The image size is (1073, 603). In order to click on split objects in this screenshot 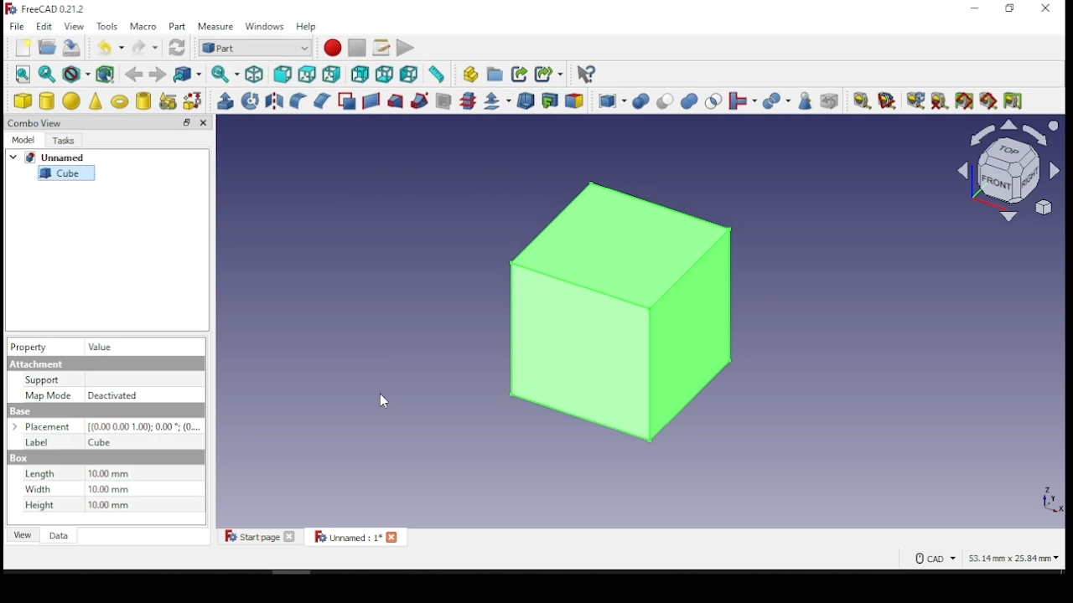, I will do `click(777, 102)`.